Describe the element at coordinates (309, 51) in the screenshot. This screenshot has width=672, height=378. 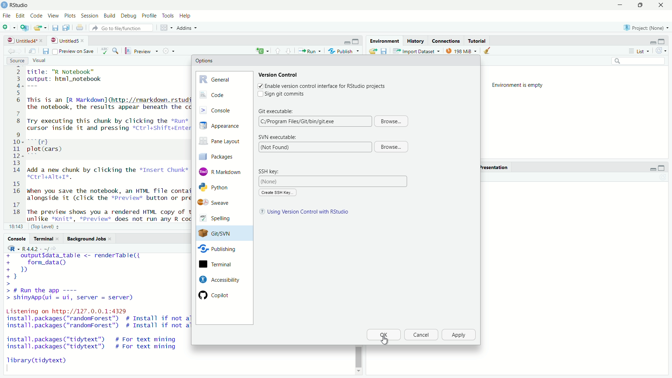
I see `Run` at that location.